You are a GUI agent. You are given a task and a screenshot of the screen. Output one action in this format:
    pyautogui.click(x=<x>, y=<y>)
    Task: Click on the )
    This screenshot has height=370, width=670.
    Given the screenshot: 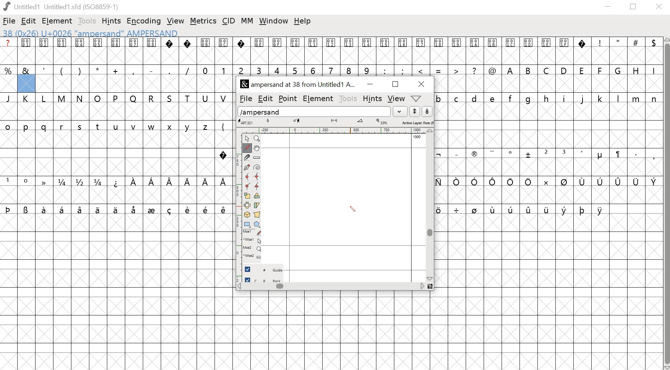 What is the action you would take?
    pyautogui.click(x=80, y=70)
    